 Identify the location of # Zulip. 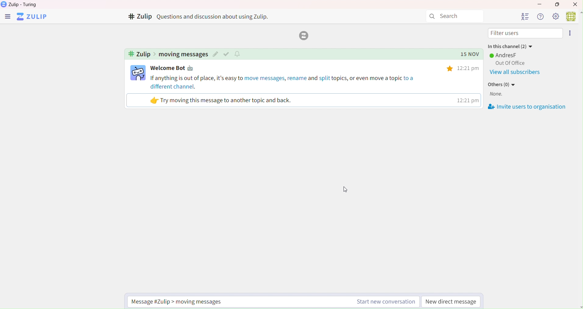
(139, 17).